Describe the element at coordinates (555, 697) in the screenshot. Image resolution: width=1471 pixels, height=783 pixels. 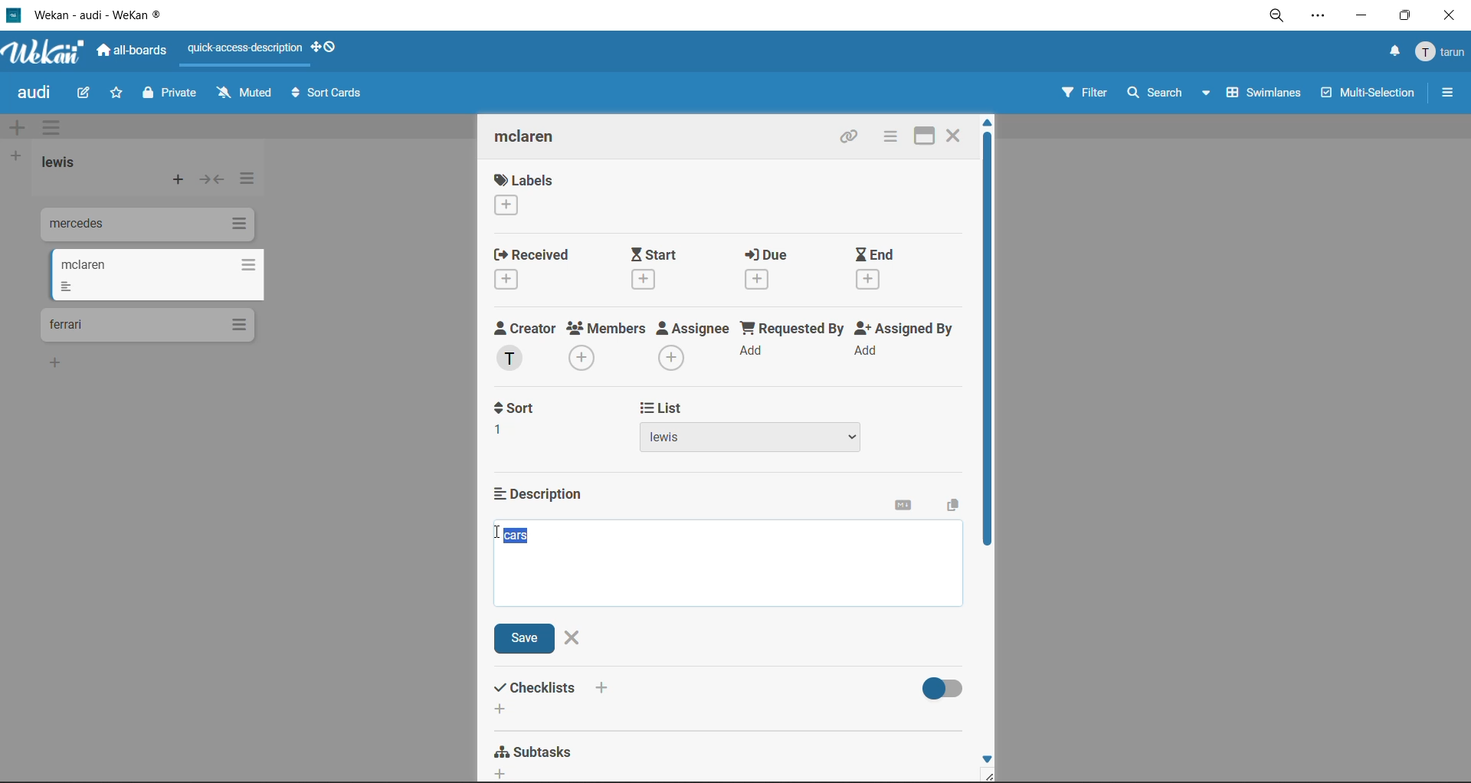
I see `checklists` at that location.